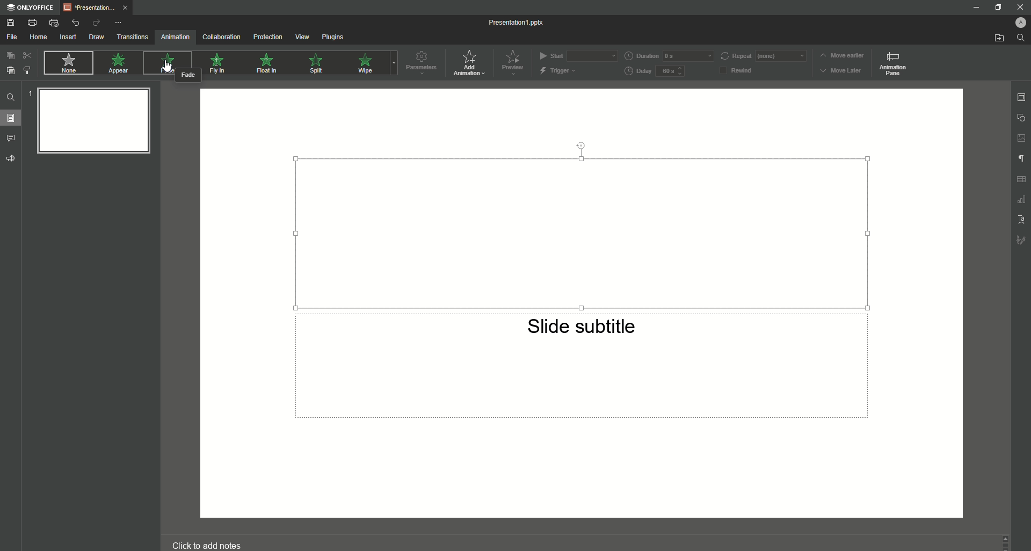 The image size is (1031, 551). I want to click on Find, so click(1021, 38).